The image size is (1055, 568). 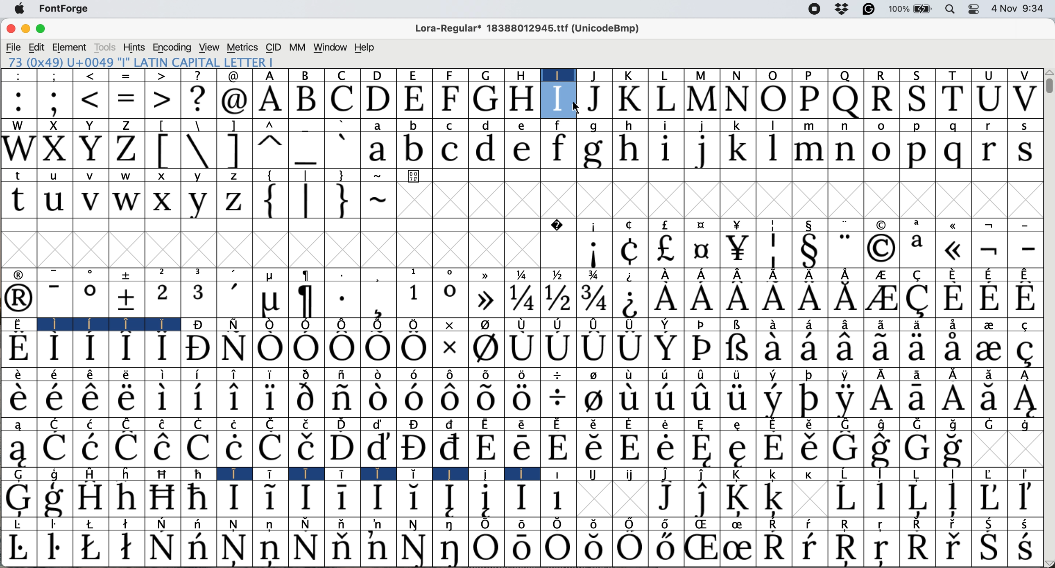 What do you see at coordinates (809, 151) in the screenshot?
I see `m` at bounding box center [809, 151].